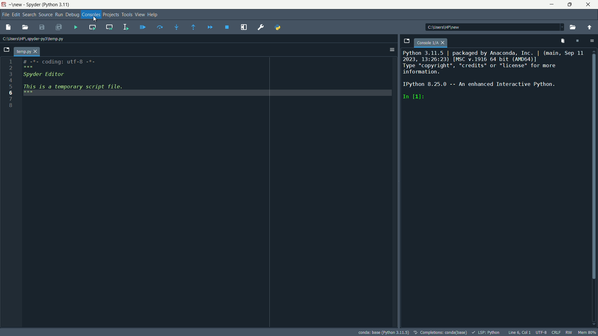 The image size is (598, 336). What do you see at coordinates (276, 26) in the screenshot?
I see `PYTHONPATH manager` at bounding box center [276, 26].